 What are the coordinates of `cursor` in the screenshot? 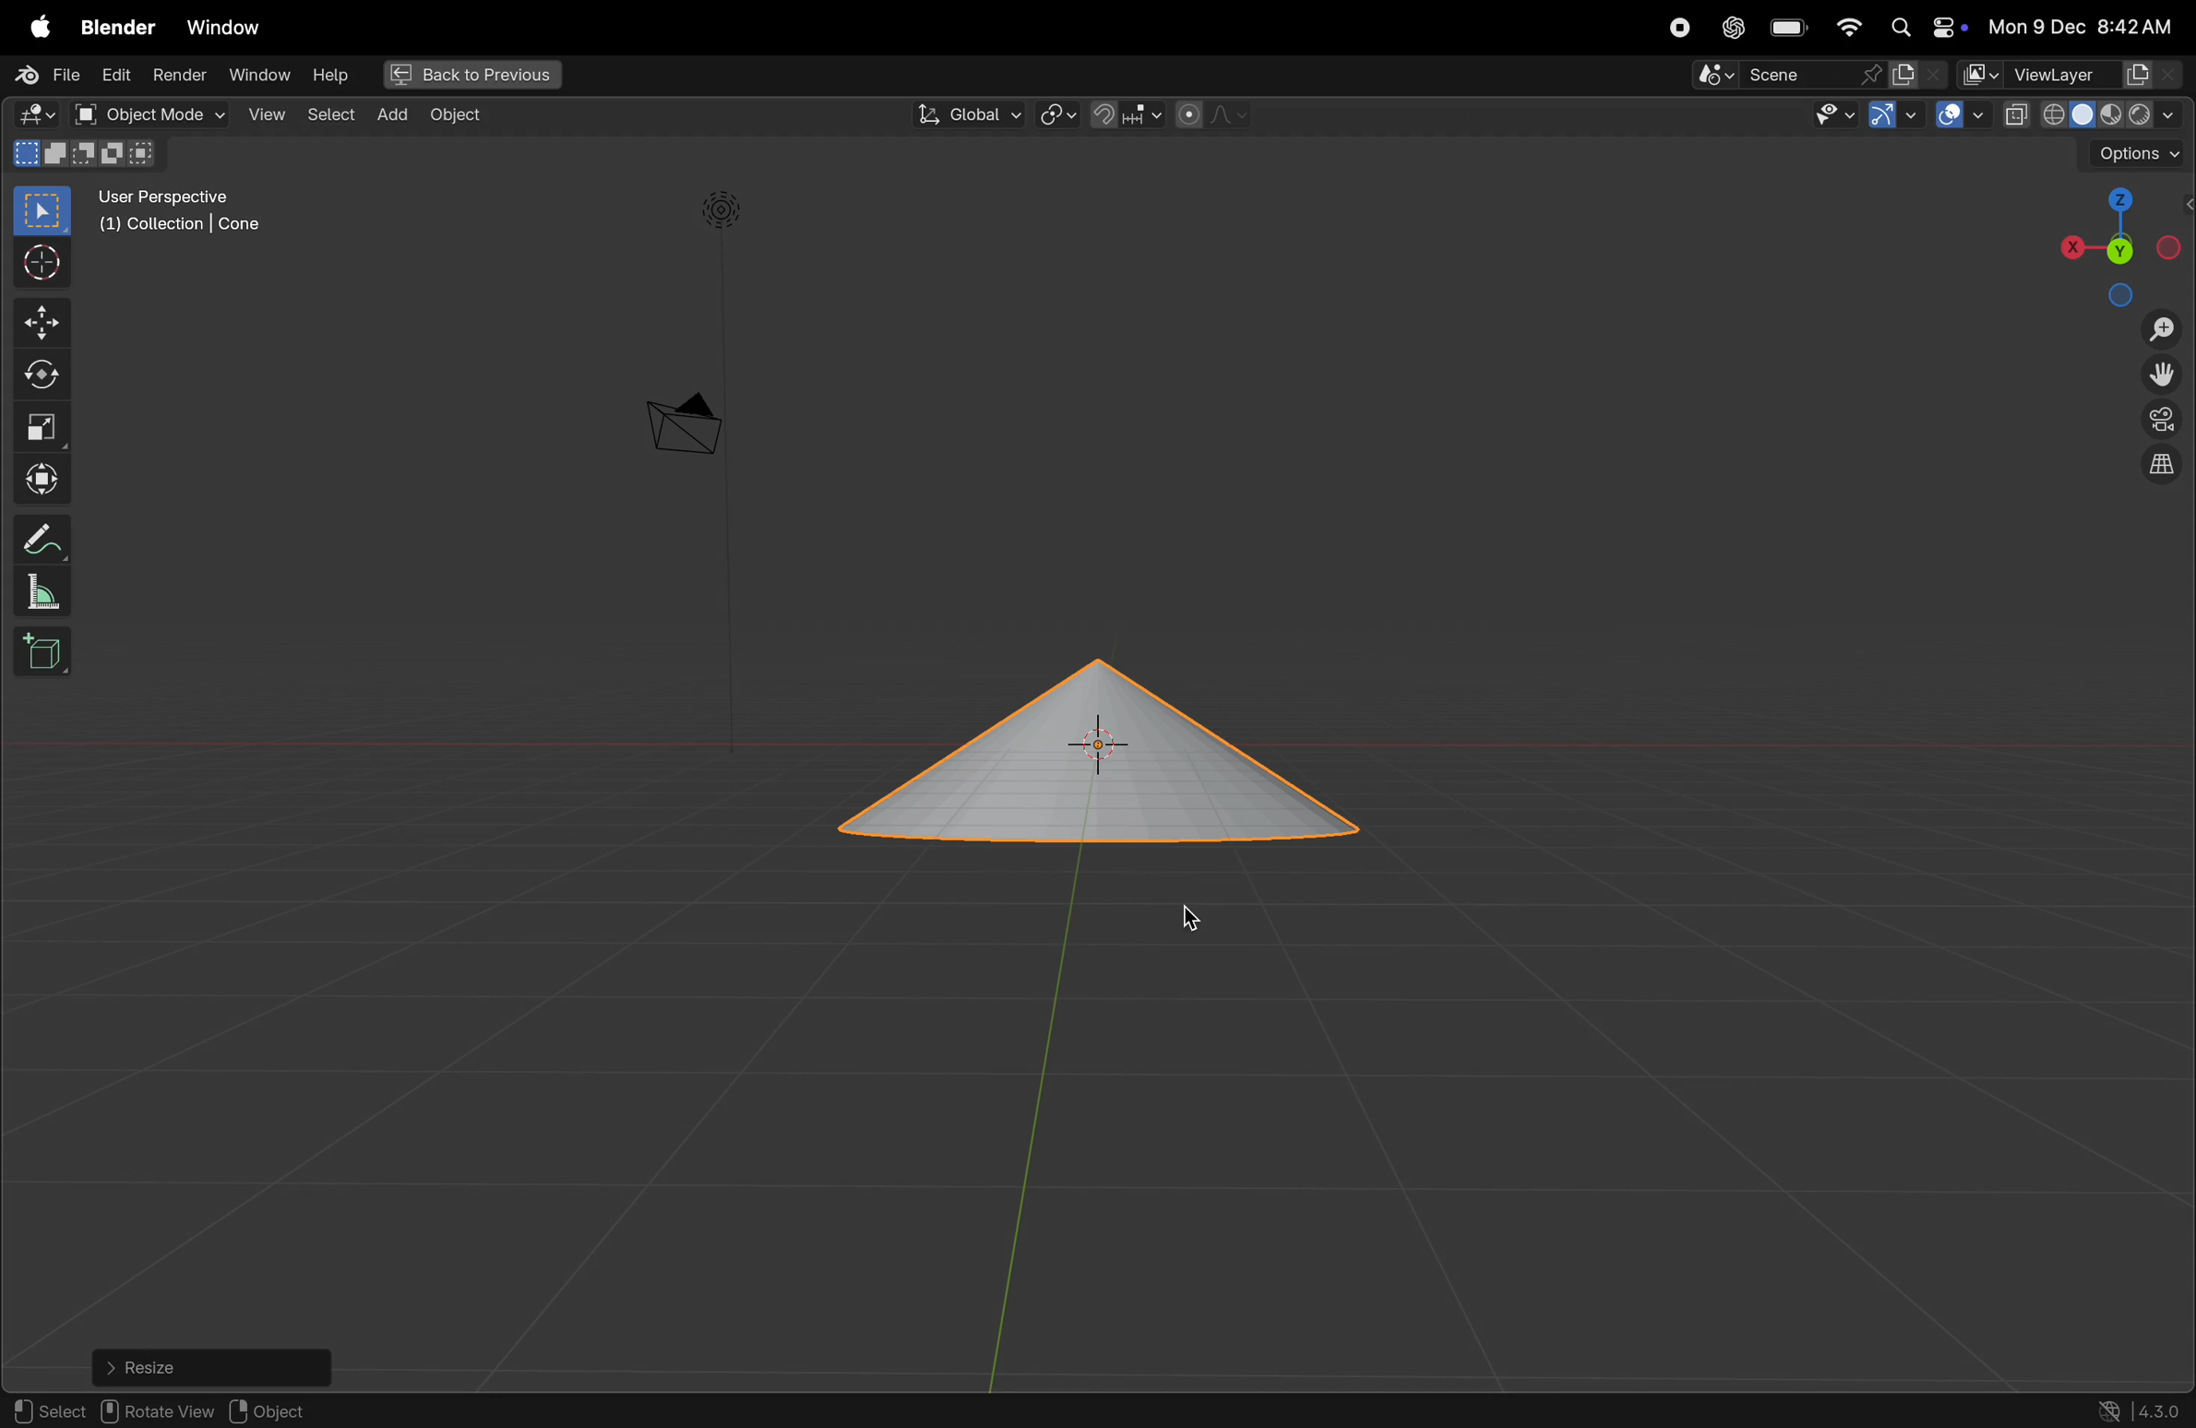 It's located at (1198, 913).